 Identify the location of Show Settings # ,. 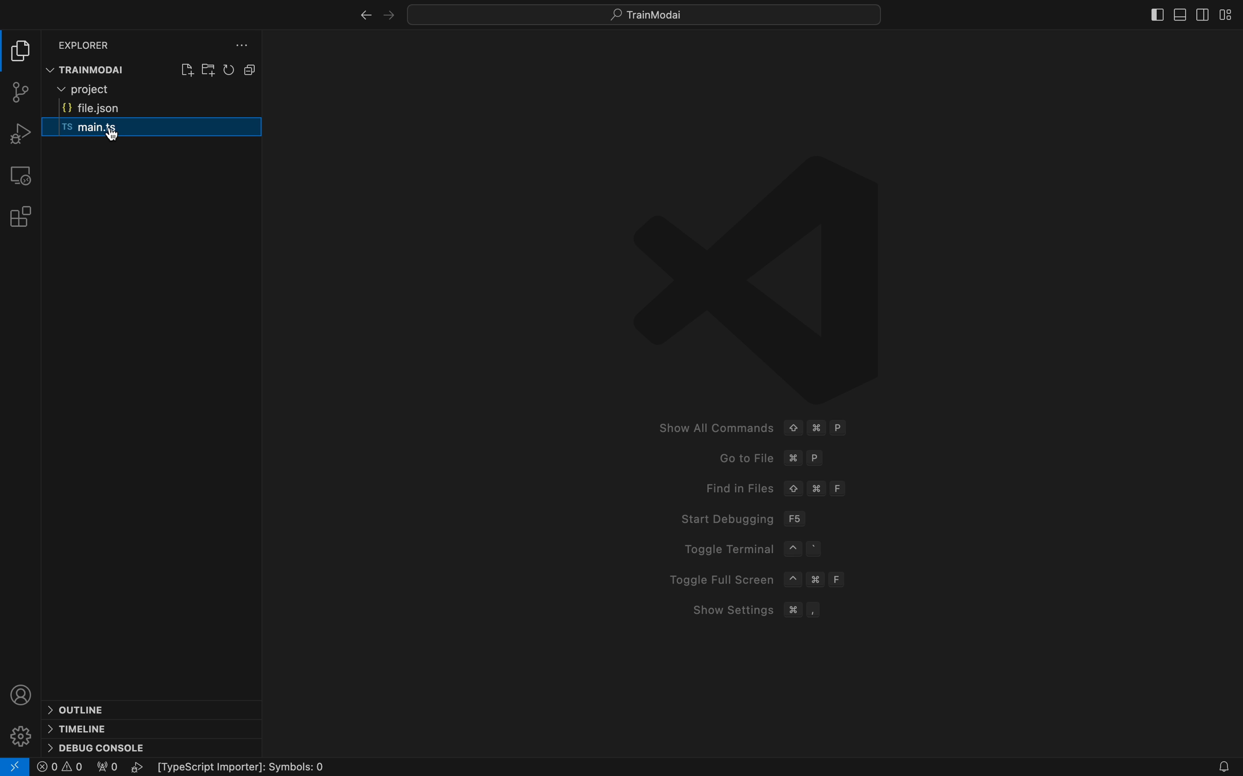
(748, 611).